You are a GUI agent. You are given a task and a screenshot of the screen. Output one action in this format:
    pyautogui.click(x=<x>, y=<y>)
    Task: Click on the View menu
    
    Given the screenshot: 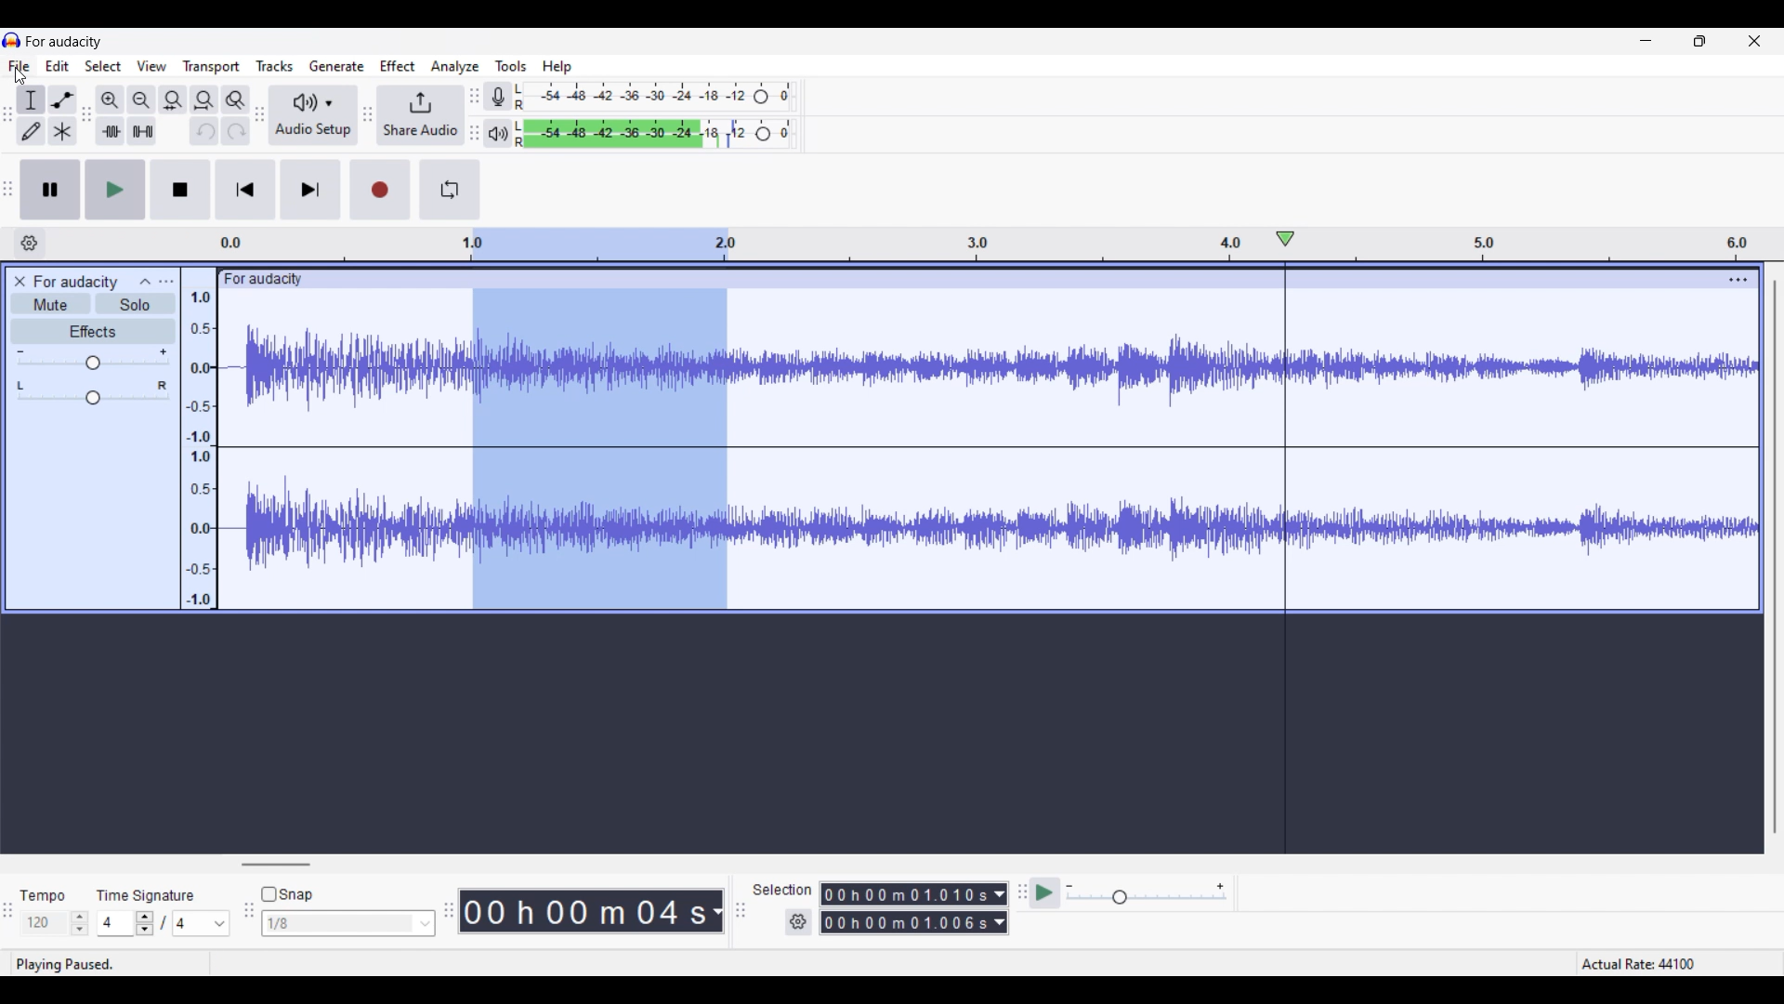 What is the action you would take?
    pyautogui.click(x=152, y=65)
    